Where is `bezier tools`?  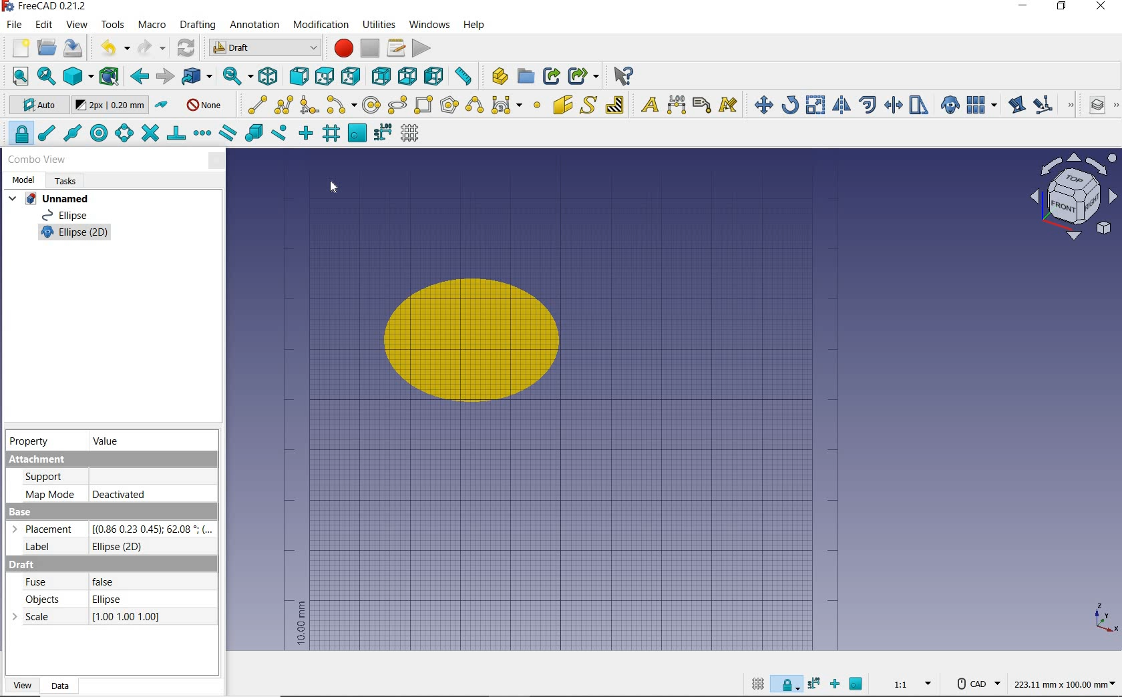 bezier tools is located at coordinates (508, 107).